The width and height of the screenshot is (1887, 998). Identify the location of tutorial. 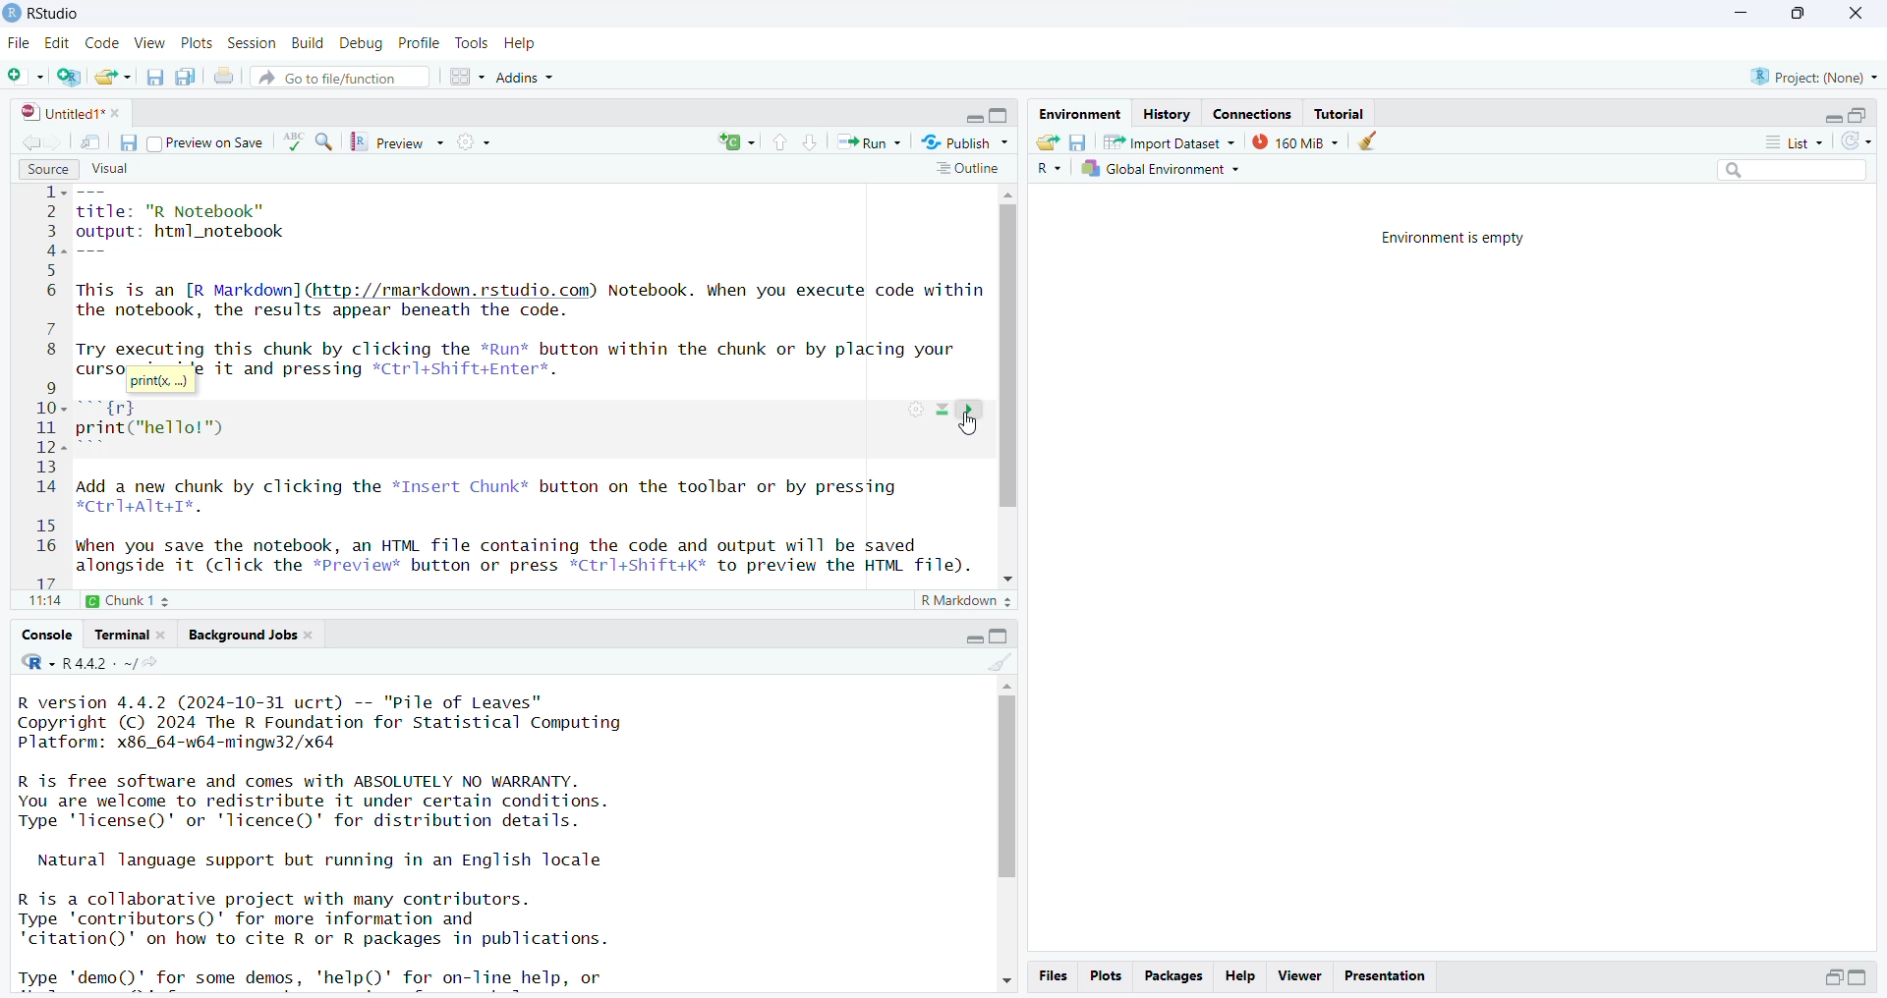
(1342, 113).